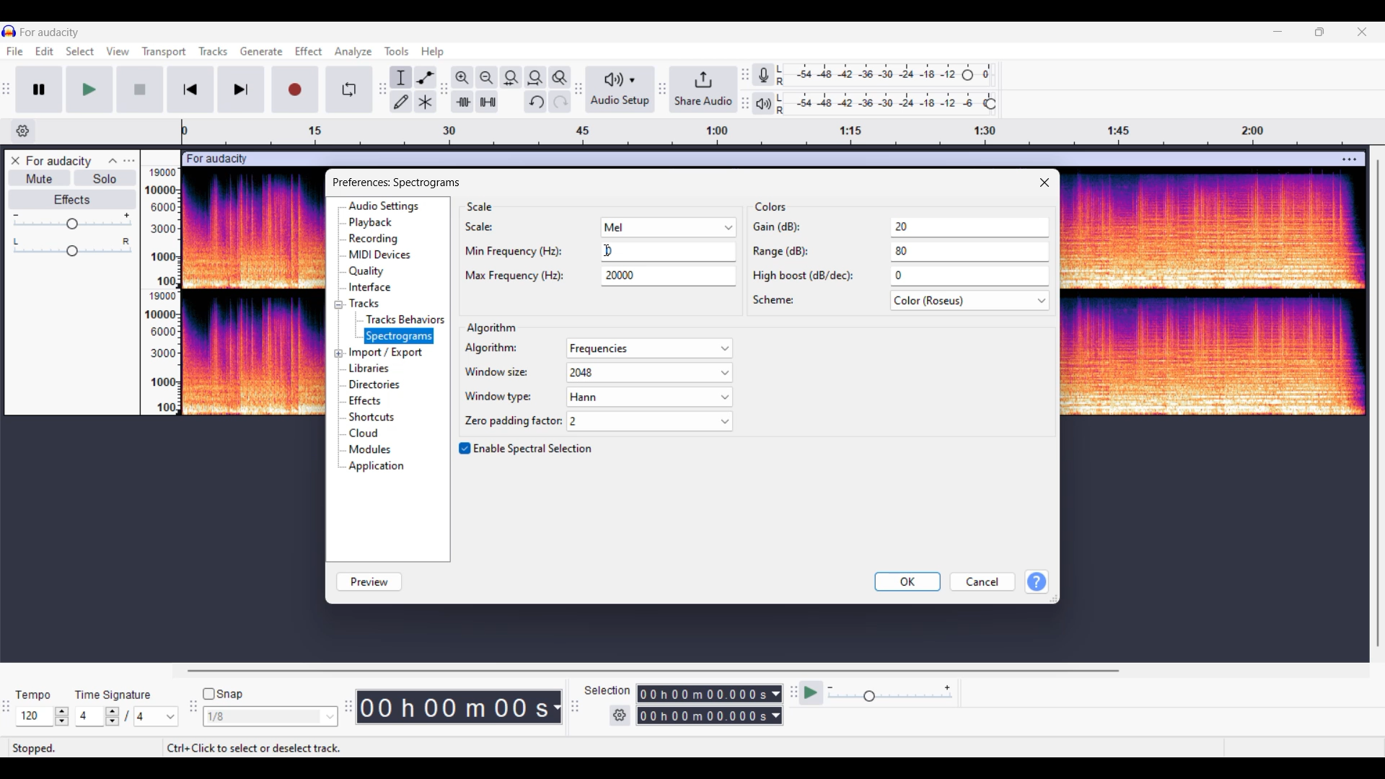  I want to click on Preview, so click(369, 582).